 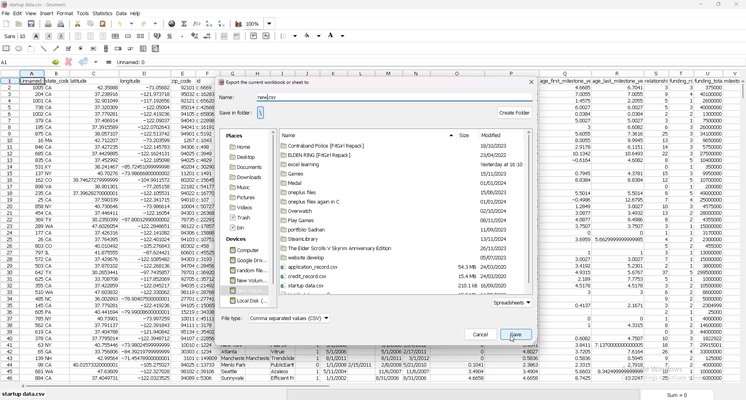 I want to click on STATISTICS, so click(x=103, y=13).